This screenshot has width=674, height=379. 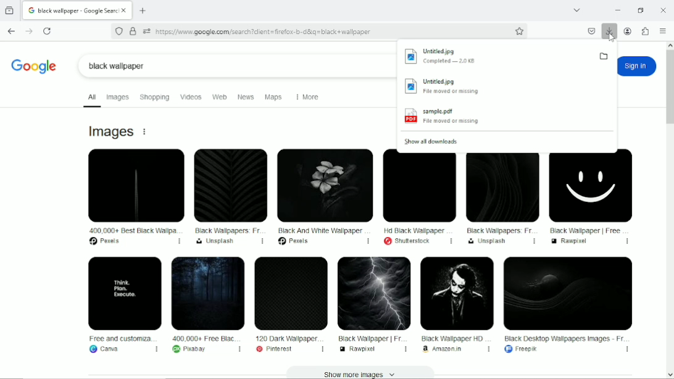 I want to click on 400,000+ Best Black Wallpa..., so click(x=132, y=196).